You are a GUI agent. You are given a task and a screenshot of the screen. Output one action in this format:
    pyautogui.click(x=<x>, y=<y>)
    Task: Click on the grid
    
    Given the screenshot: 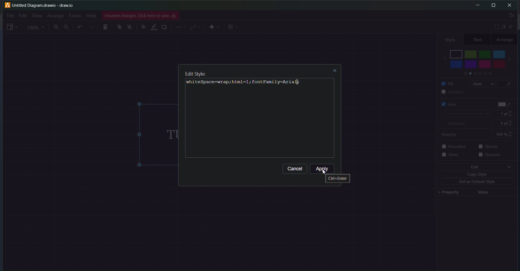 What is the action you would take?
    pyautogui.click(x=233, y=27)
    